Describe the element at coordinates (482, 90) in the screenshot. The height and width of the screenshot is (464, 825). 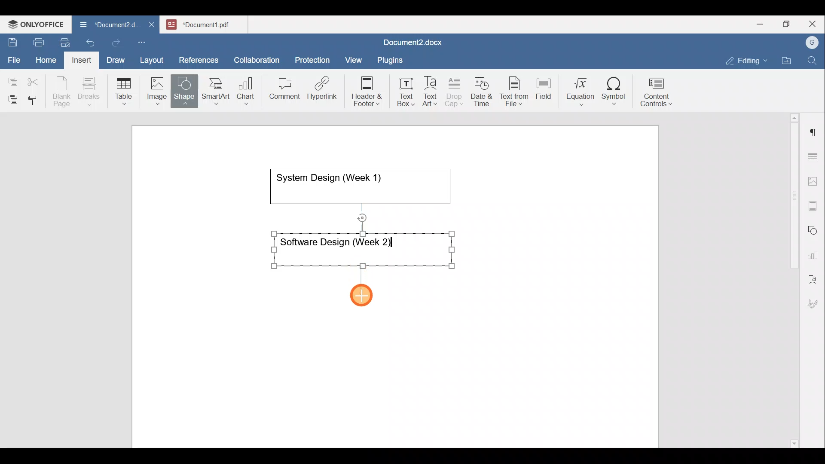
I see `Date & time` at that location.